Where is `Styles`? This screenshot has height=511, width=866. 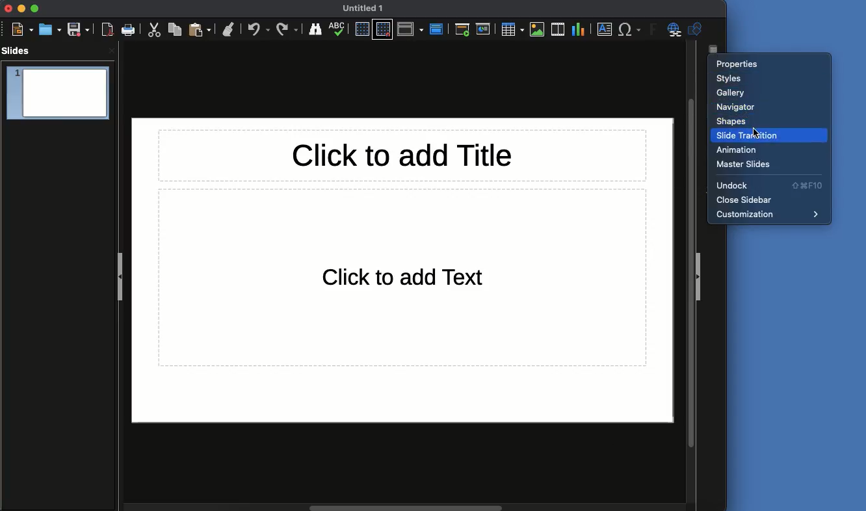 Styles is located at coordinates (731, 79).